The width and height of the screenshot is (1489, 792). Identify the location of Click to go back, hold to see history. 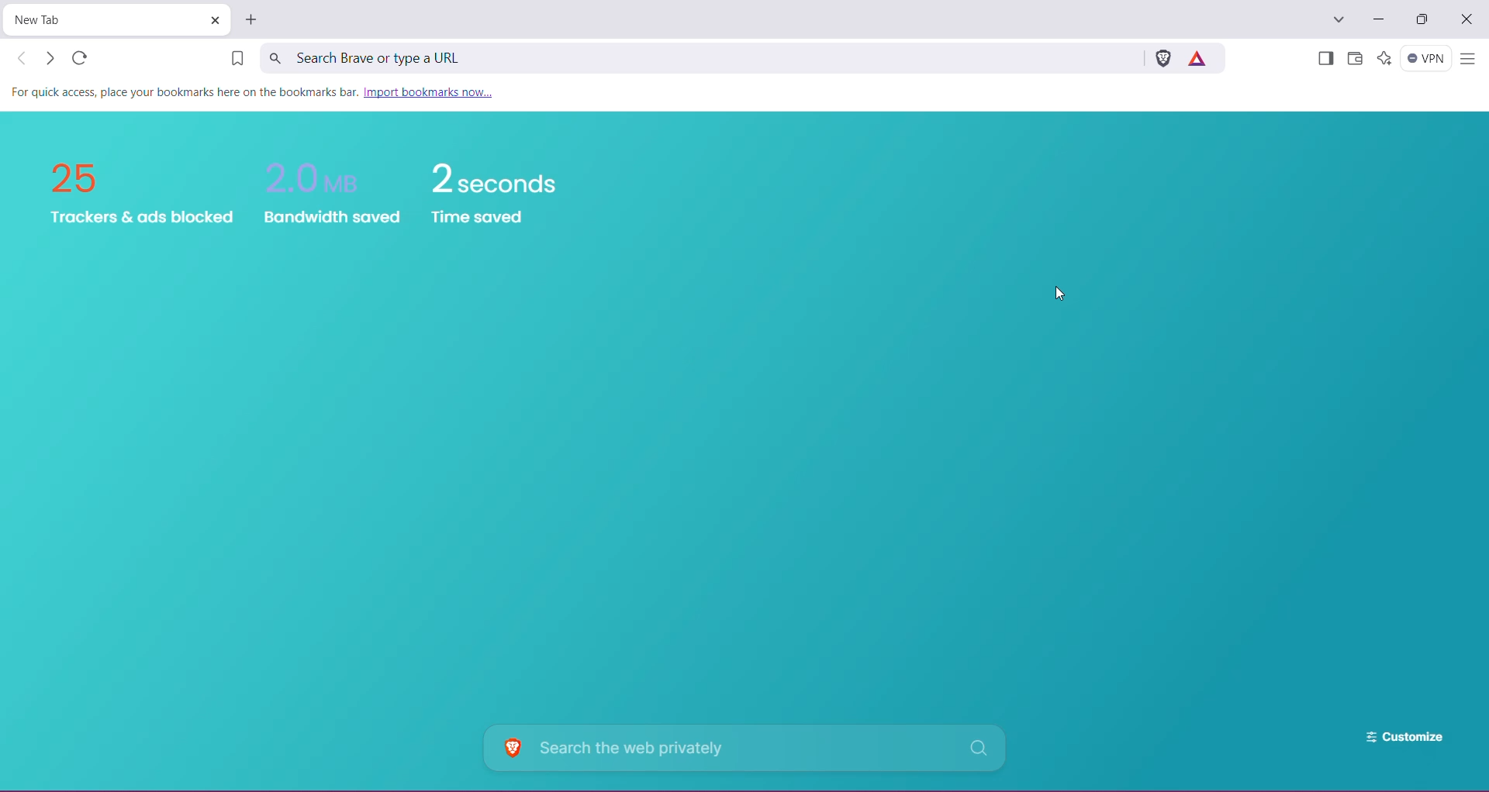
(22, 58).